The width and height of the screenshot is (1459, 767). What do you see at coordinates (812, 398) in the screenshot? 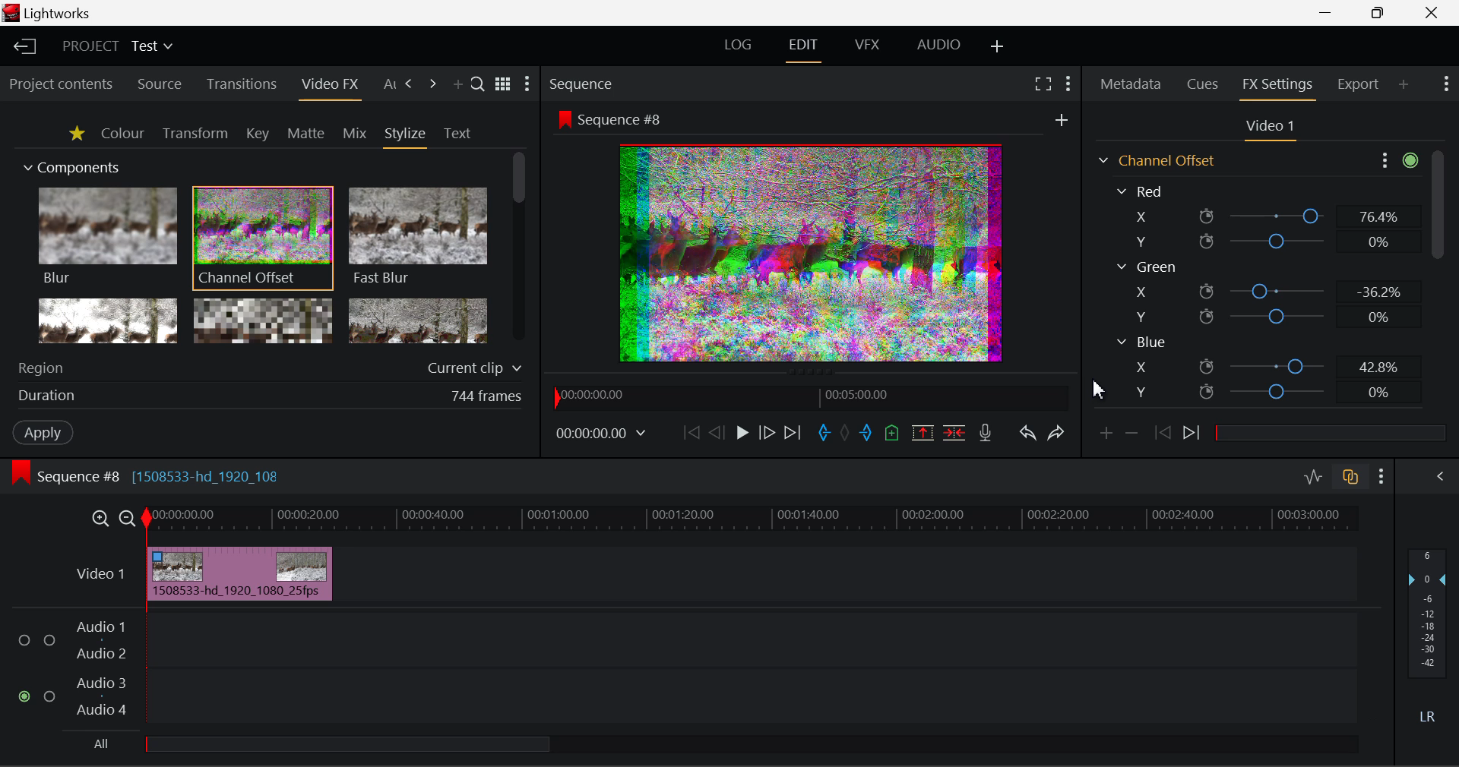
I see `Project Timeline Navigator` at bounding box center [812, 398].